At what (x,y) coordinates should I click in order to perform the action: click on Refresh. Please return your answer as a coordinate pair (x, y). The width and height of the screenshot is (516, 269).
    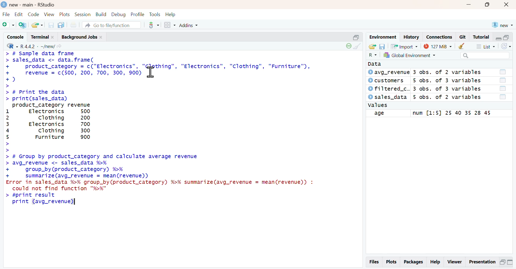
    Looking at the image, I should click on (506, 46).